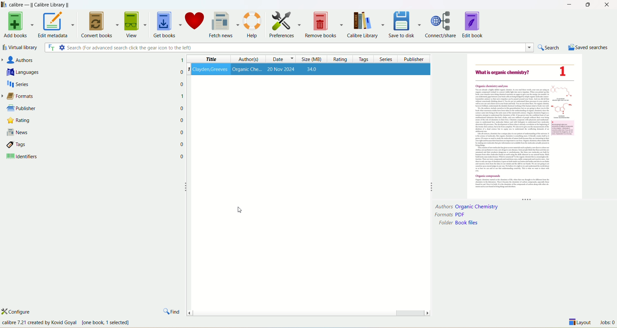 The width and height of the screenshot is (617, 328). I want to click on fetch news, so click(224, 23).